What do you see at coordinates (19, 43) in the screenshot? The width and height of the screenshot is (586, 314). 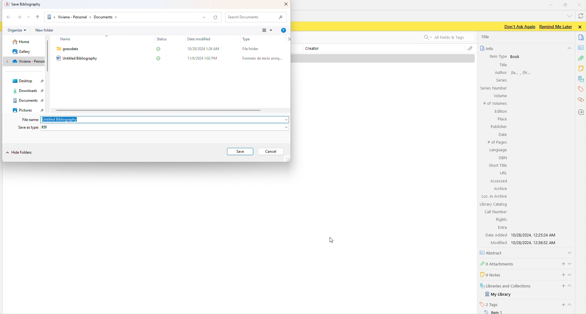 I see `Home` at bounding box center [19, 43].